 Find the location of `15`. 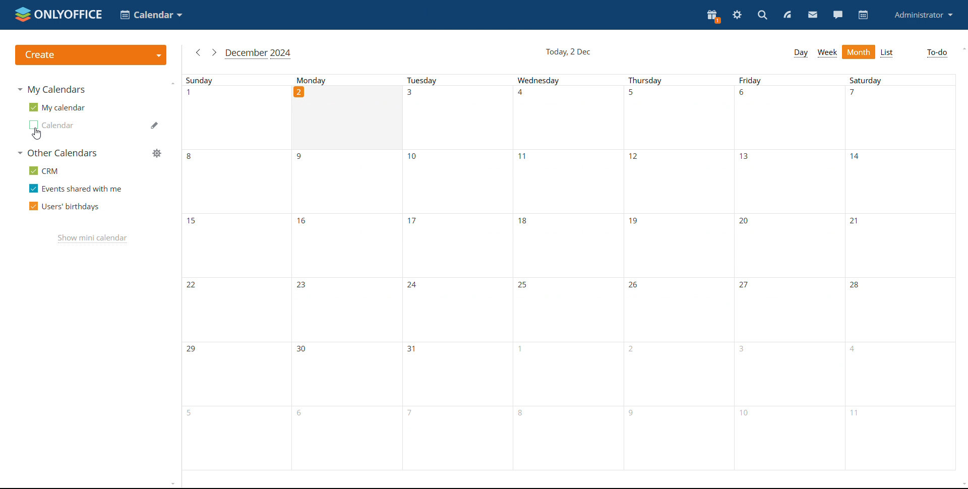

15 is located at coordinates (235, 243).